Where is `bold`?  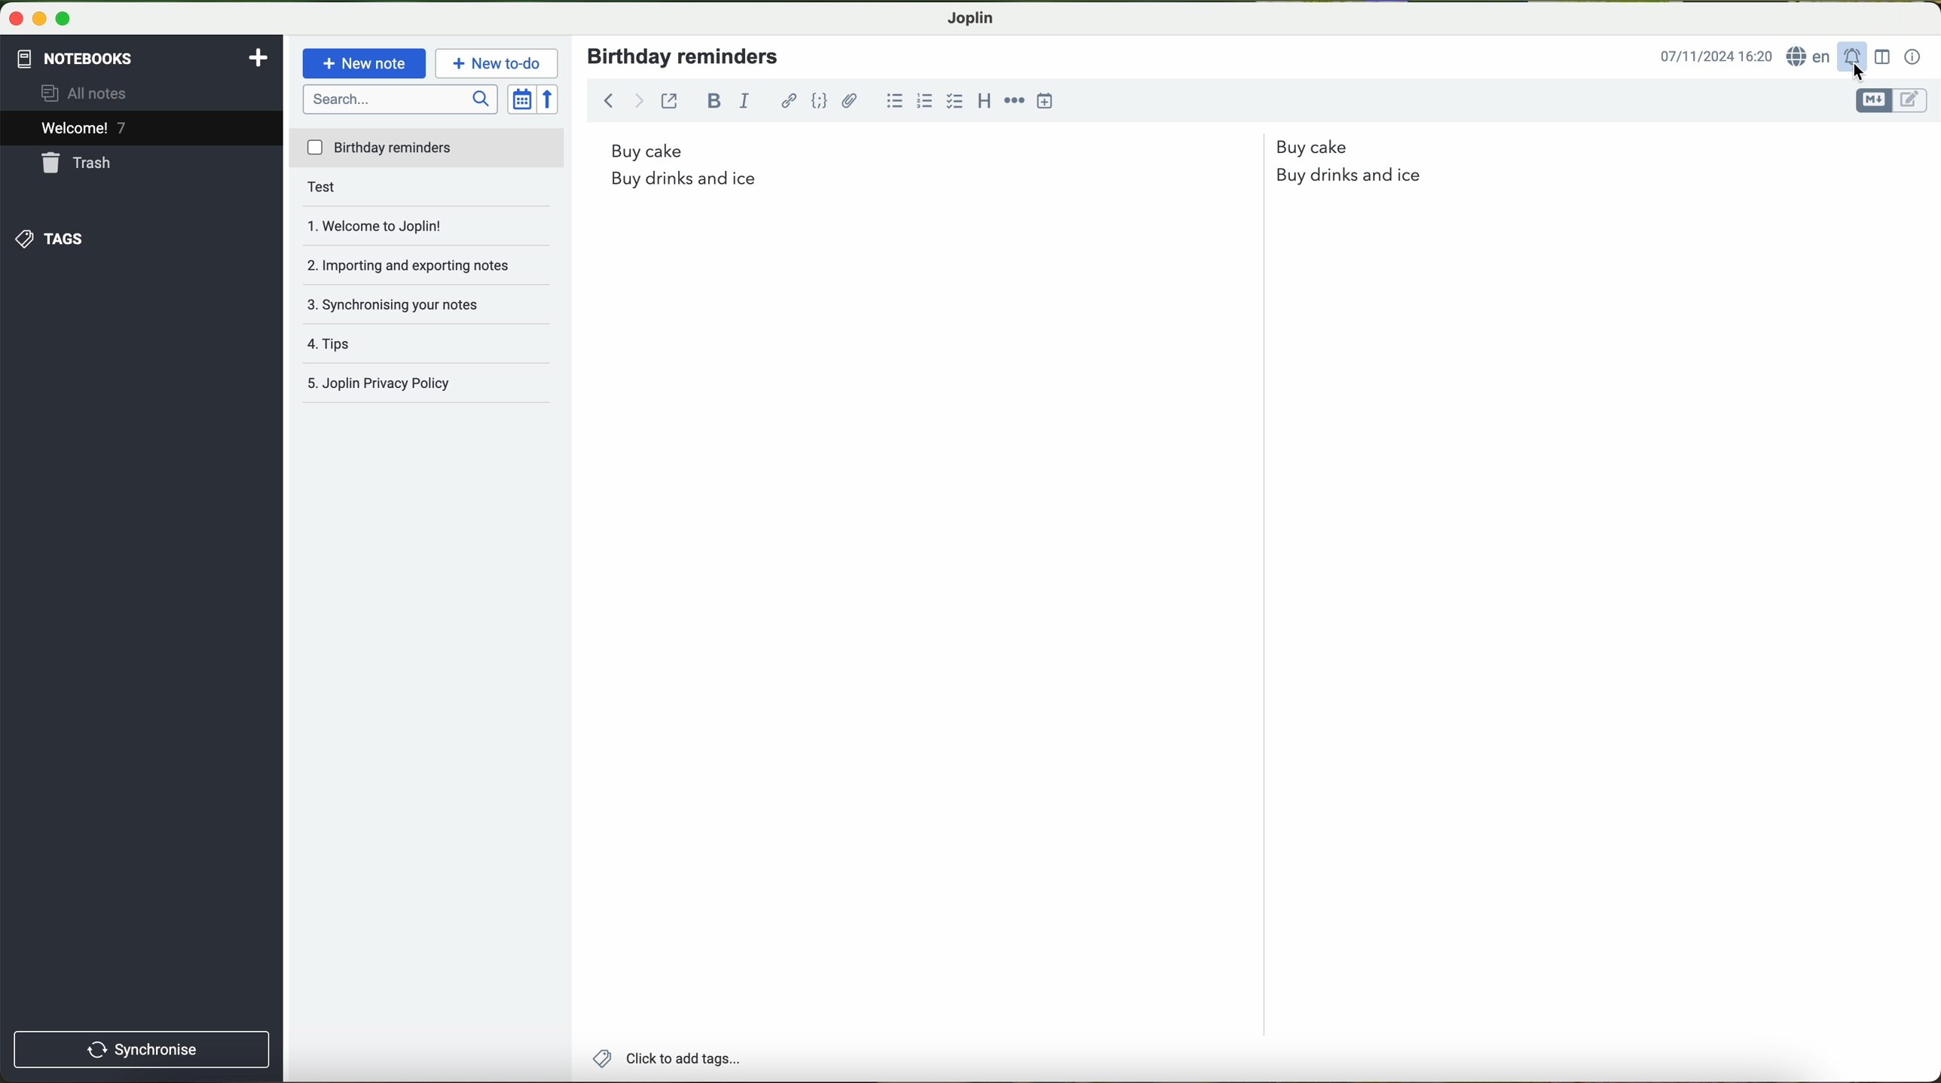 bold is located at coordinates (715, 100).